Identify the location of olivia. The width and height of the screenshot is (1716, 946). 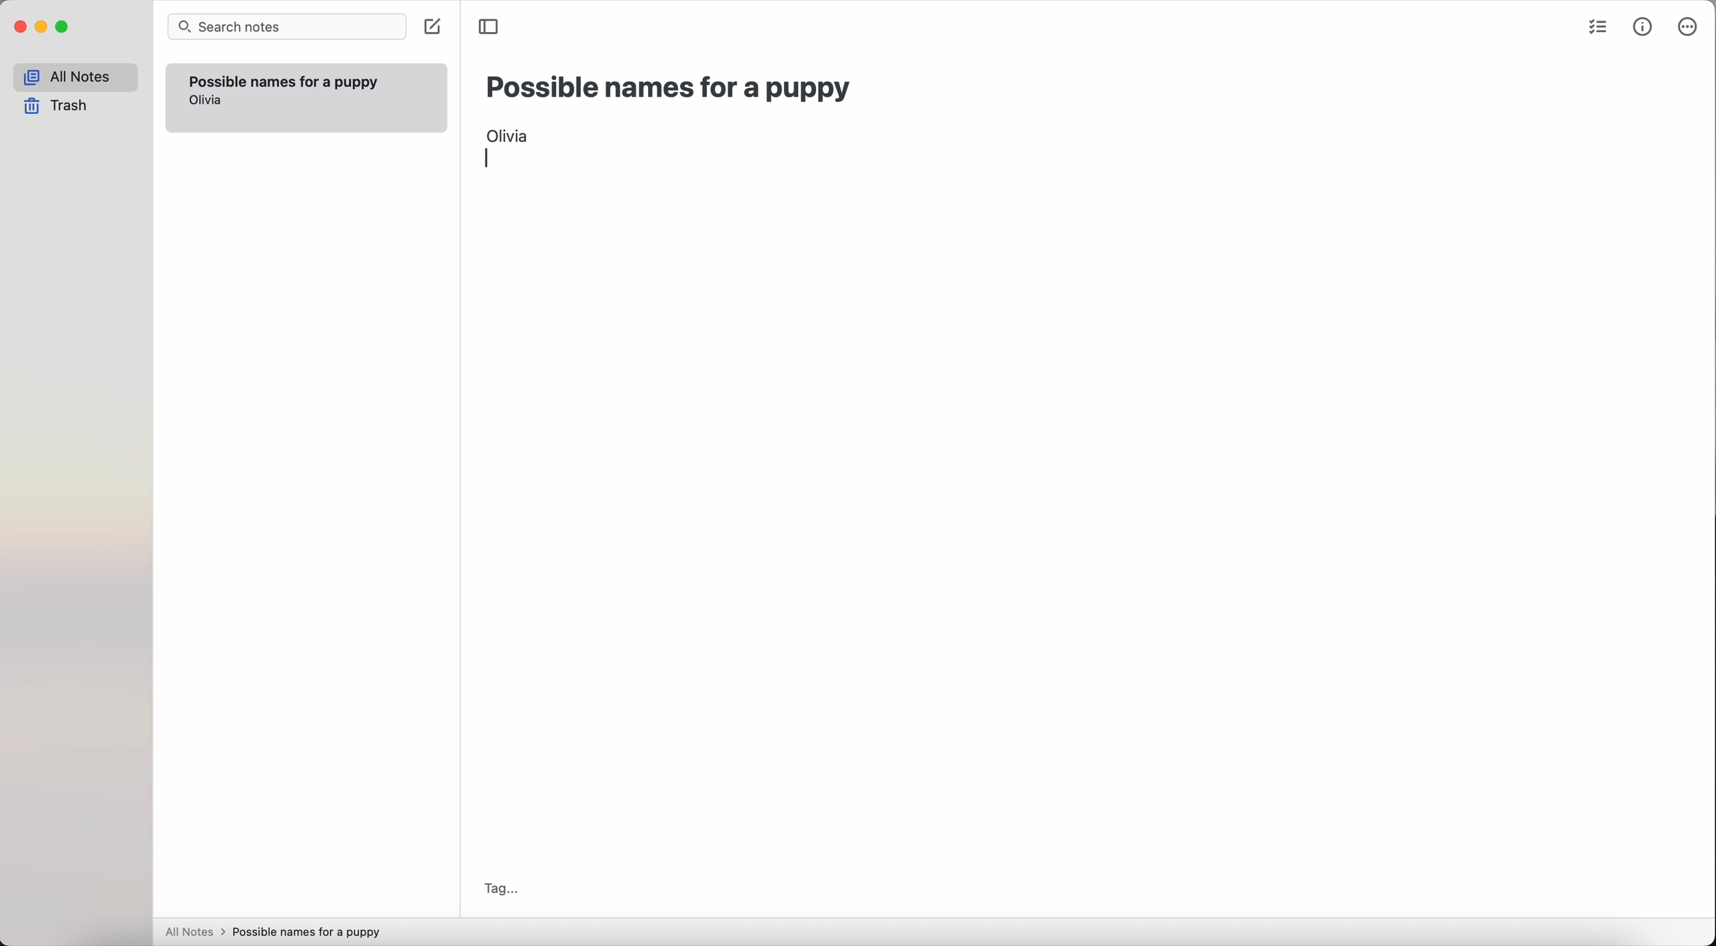
(206, 101).